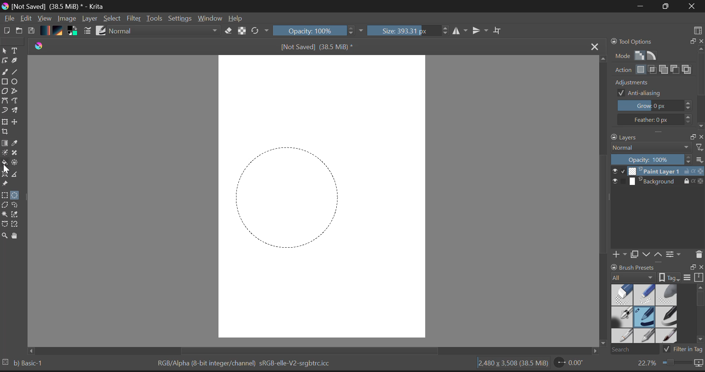  Describe the element at coordinates (209, 18) in the screenshot. I see `Window` at that location.